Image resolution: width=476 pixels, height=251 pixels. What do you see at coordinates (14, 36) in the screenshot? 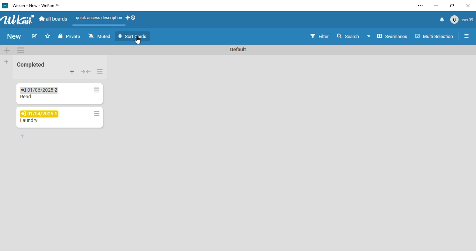
I see `New` at bounding box center [14, 36].